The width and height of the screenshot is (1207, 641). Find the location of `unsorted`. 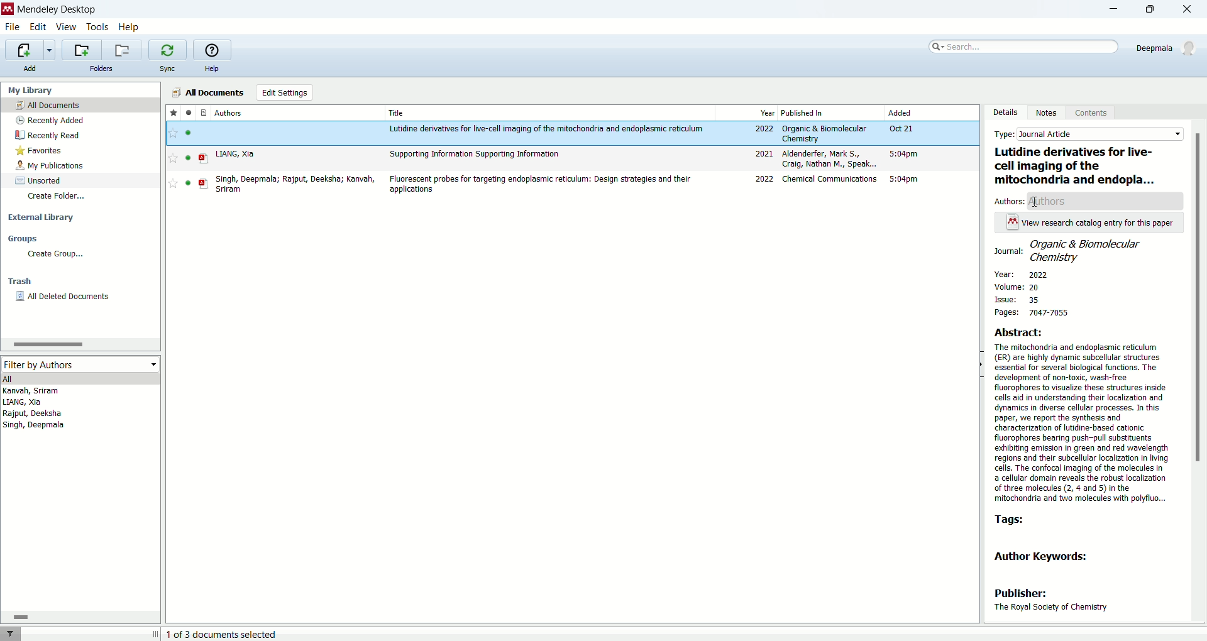

unsorted is located at coordinates (41, 180).